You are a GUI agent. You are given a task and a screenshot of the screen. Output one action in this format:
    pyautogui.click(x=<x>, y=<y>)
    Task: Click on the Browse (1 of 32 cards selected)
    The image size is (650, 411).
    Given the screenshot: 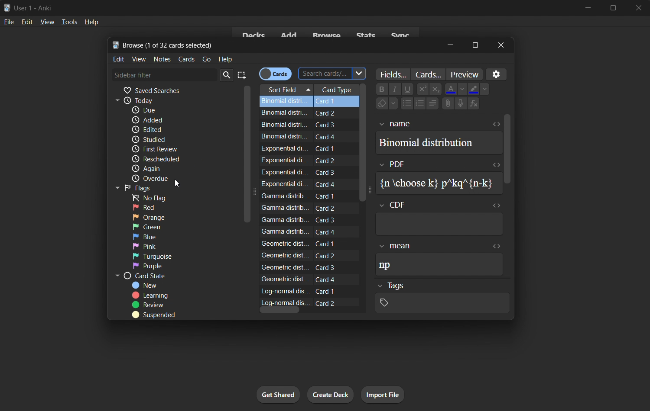 What is the action you would take?
    pyautogui.click(x=167, y=44)
    